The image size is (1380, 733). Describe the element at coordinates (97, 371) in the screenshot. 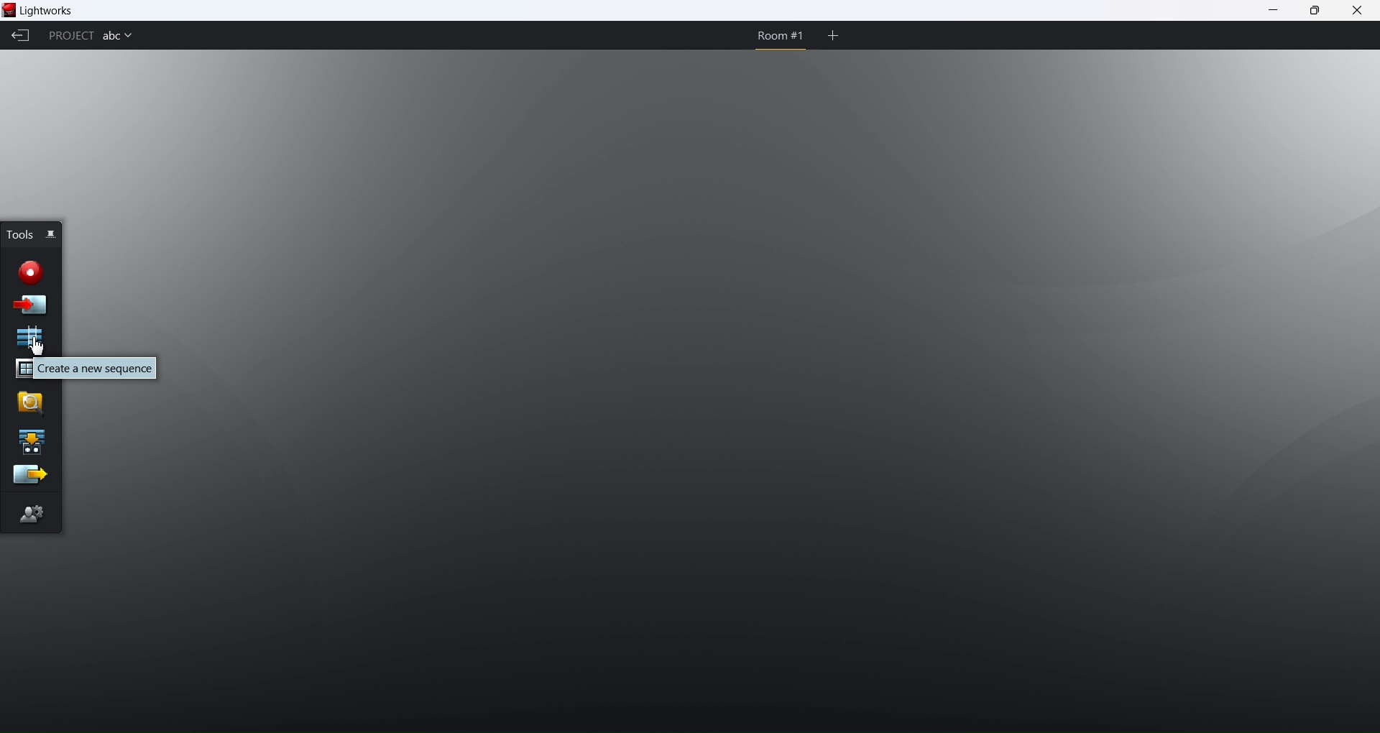

I see `create a new sequence` at that location.